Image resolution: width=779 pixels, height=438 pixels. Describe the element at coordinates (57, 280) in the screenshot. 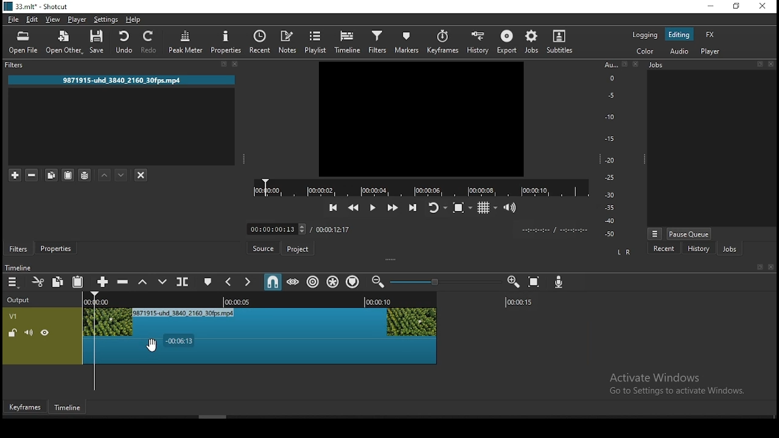

I see `copy` at that location.